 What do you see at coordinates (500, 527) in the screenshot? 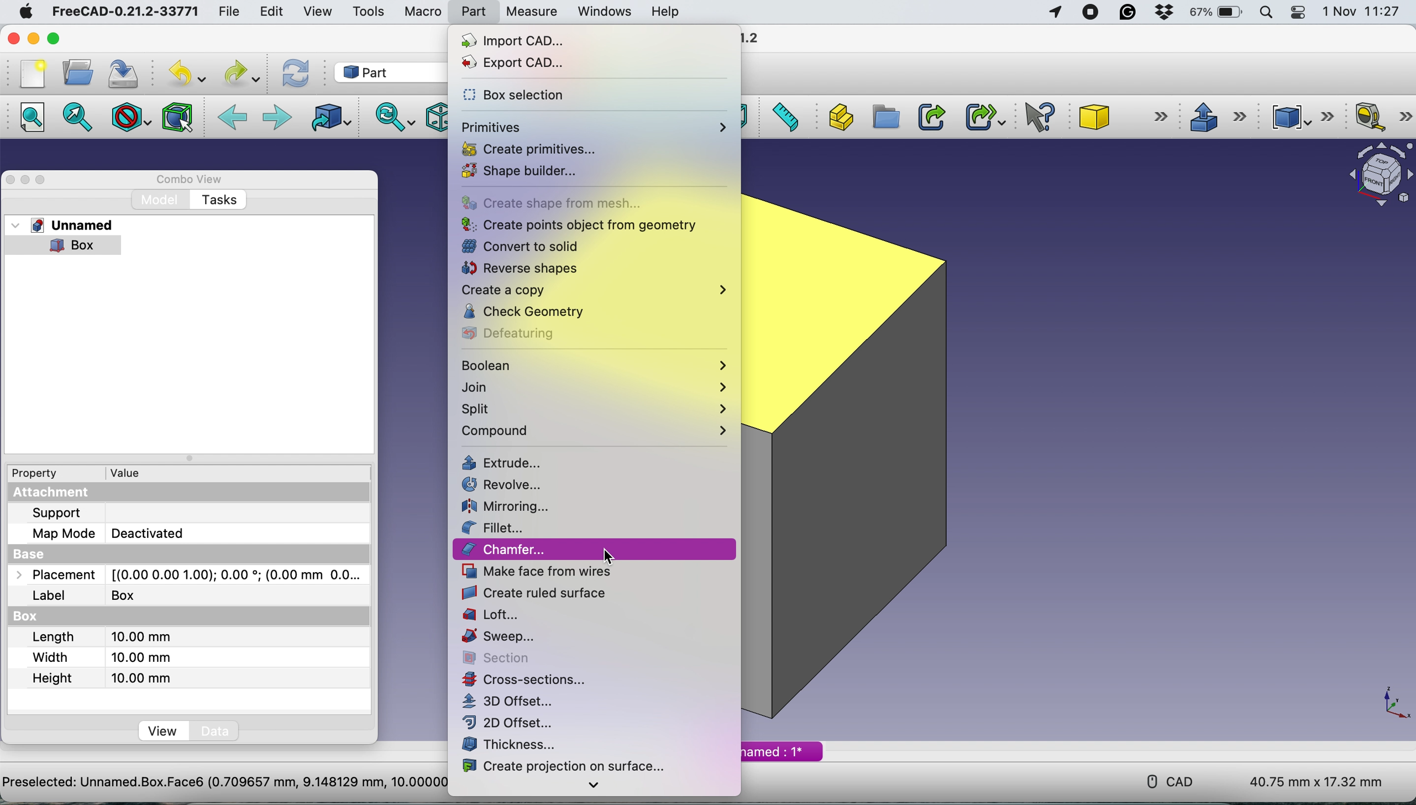
I see `fillet` at bounding box center [500, 527].